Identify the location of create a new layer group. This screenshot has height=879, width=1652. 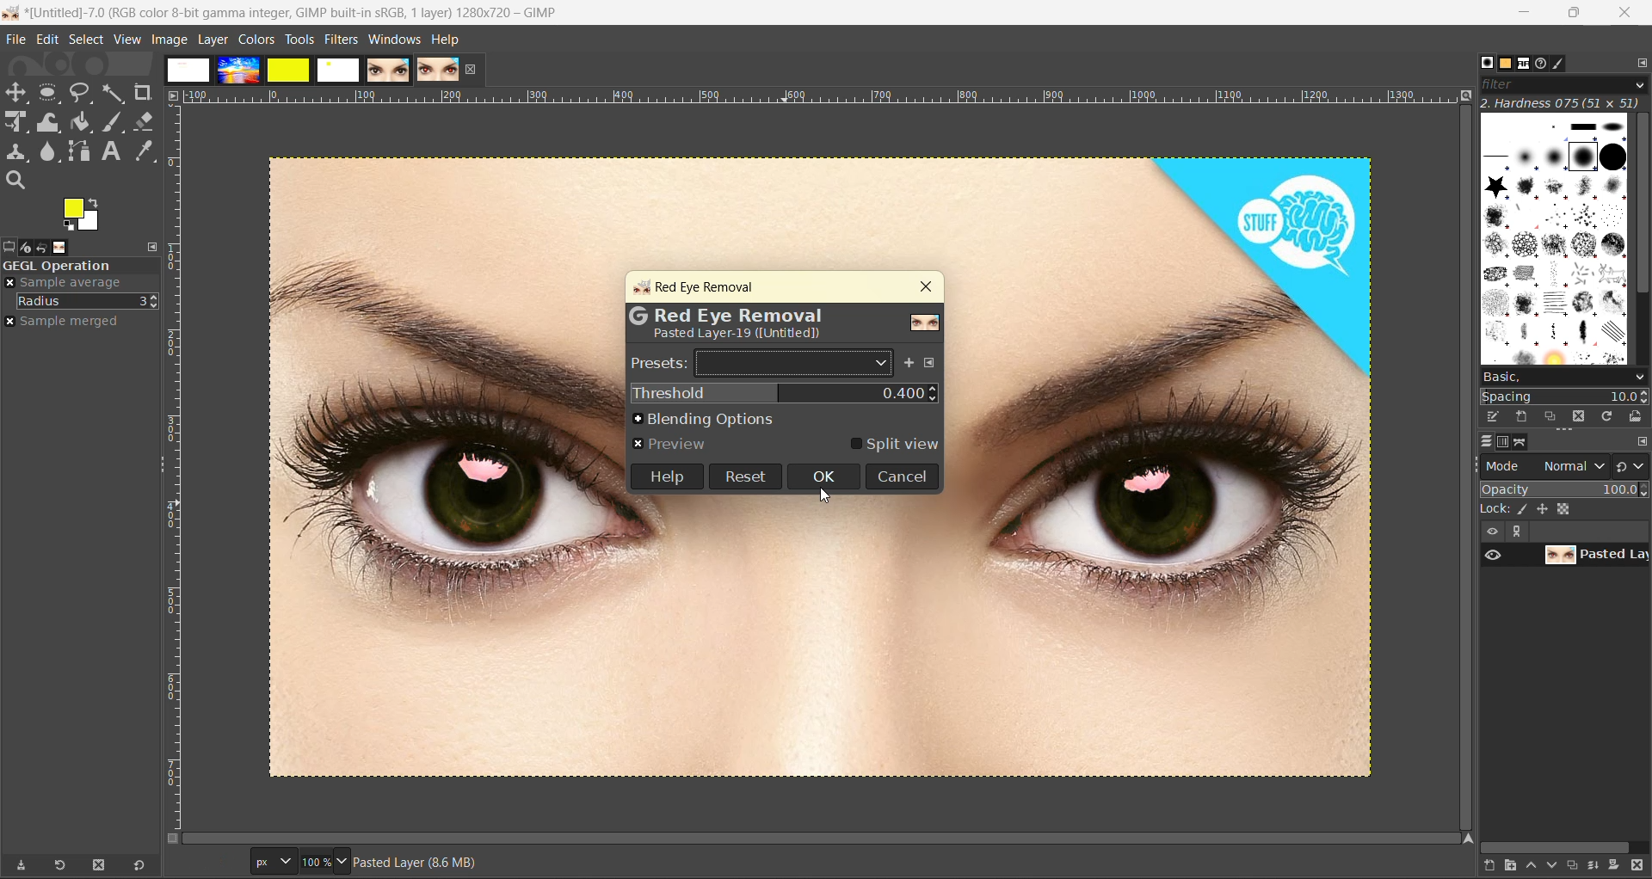
(1503, 867).